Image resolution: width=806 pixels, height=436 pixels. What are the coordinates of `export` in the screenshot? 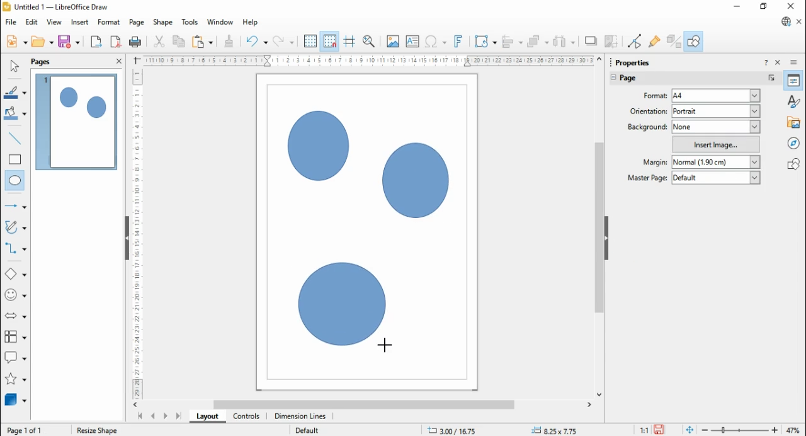 It's located at (96, 42).